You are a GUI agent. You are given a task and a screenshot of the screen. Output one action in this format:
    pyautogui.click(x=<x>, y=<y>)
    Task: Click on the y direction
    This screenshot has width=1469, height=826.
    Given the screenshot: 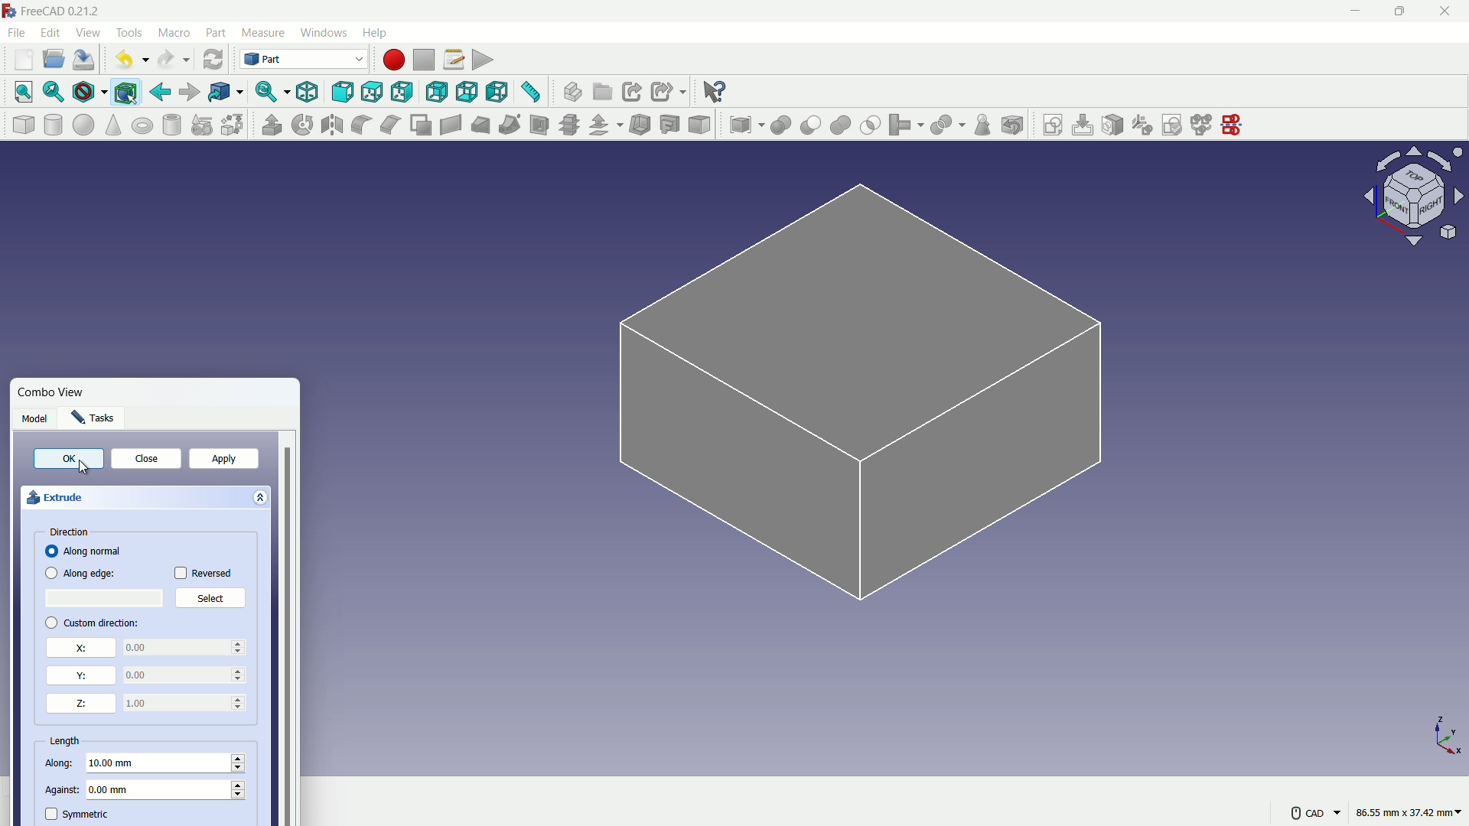 What is the action you would take?
    pyautogui.click(x=79, y=675)
    